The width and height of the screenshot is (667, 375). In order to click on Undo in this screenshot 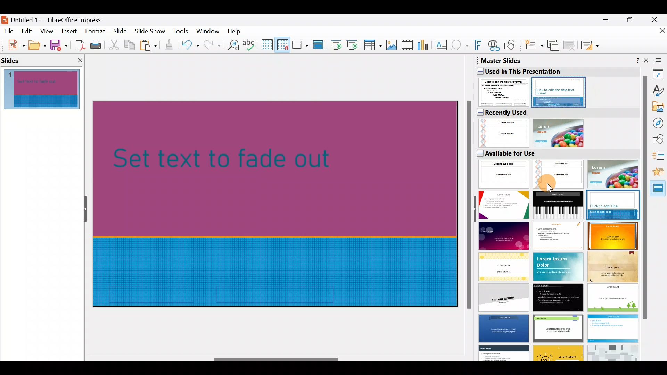, I will do `click(190, 46)`.